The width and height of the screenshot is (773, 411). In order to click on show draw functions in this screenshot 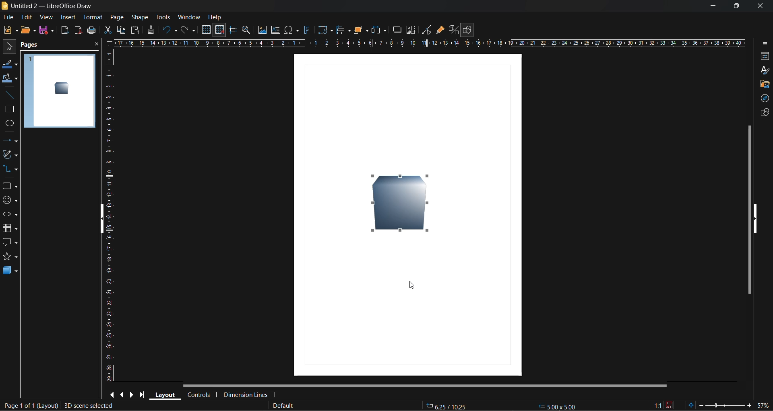, I will do `click(469, 30)`.